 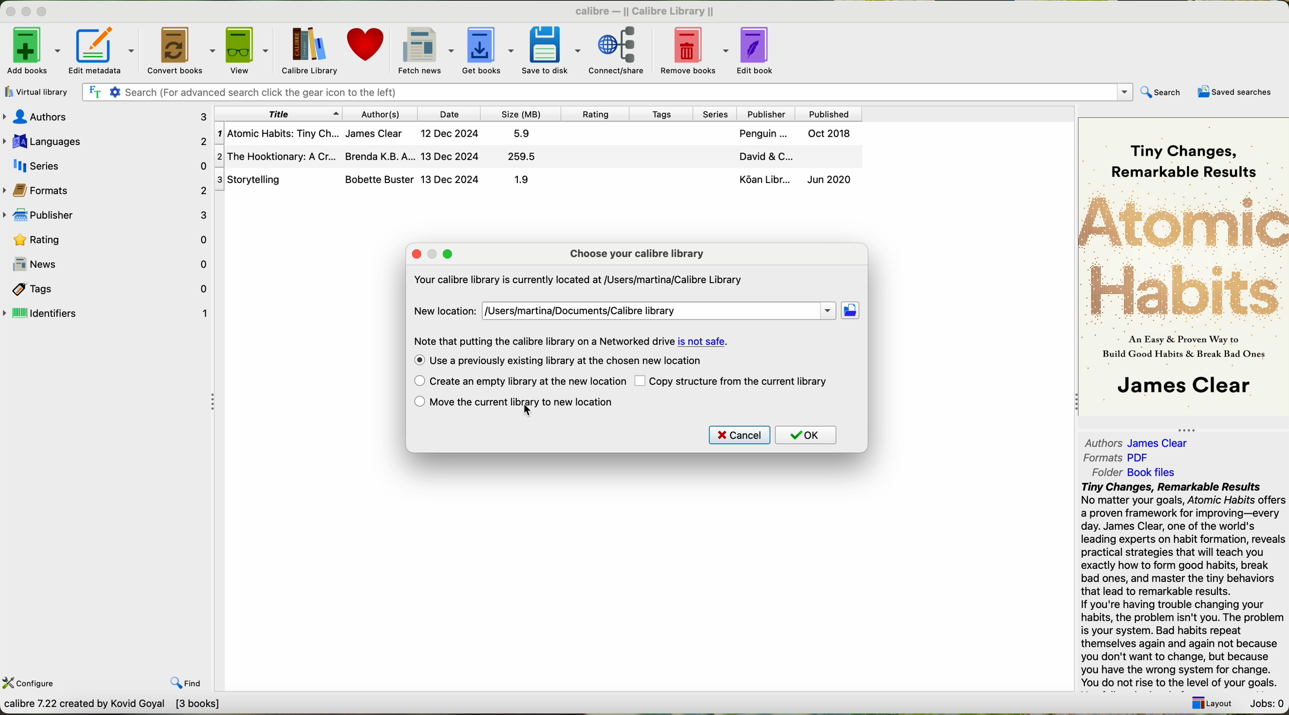 What do you see at coordinates (768, 113) in the screenshot?
I see `Publisher` at bounding box center [768, 113].